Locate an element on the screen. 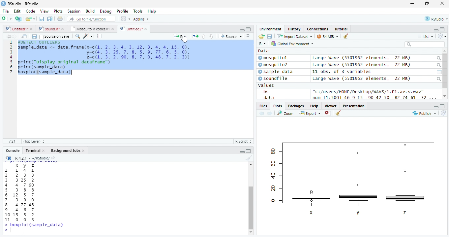  Numbering line is located at coordinates (11, 57).